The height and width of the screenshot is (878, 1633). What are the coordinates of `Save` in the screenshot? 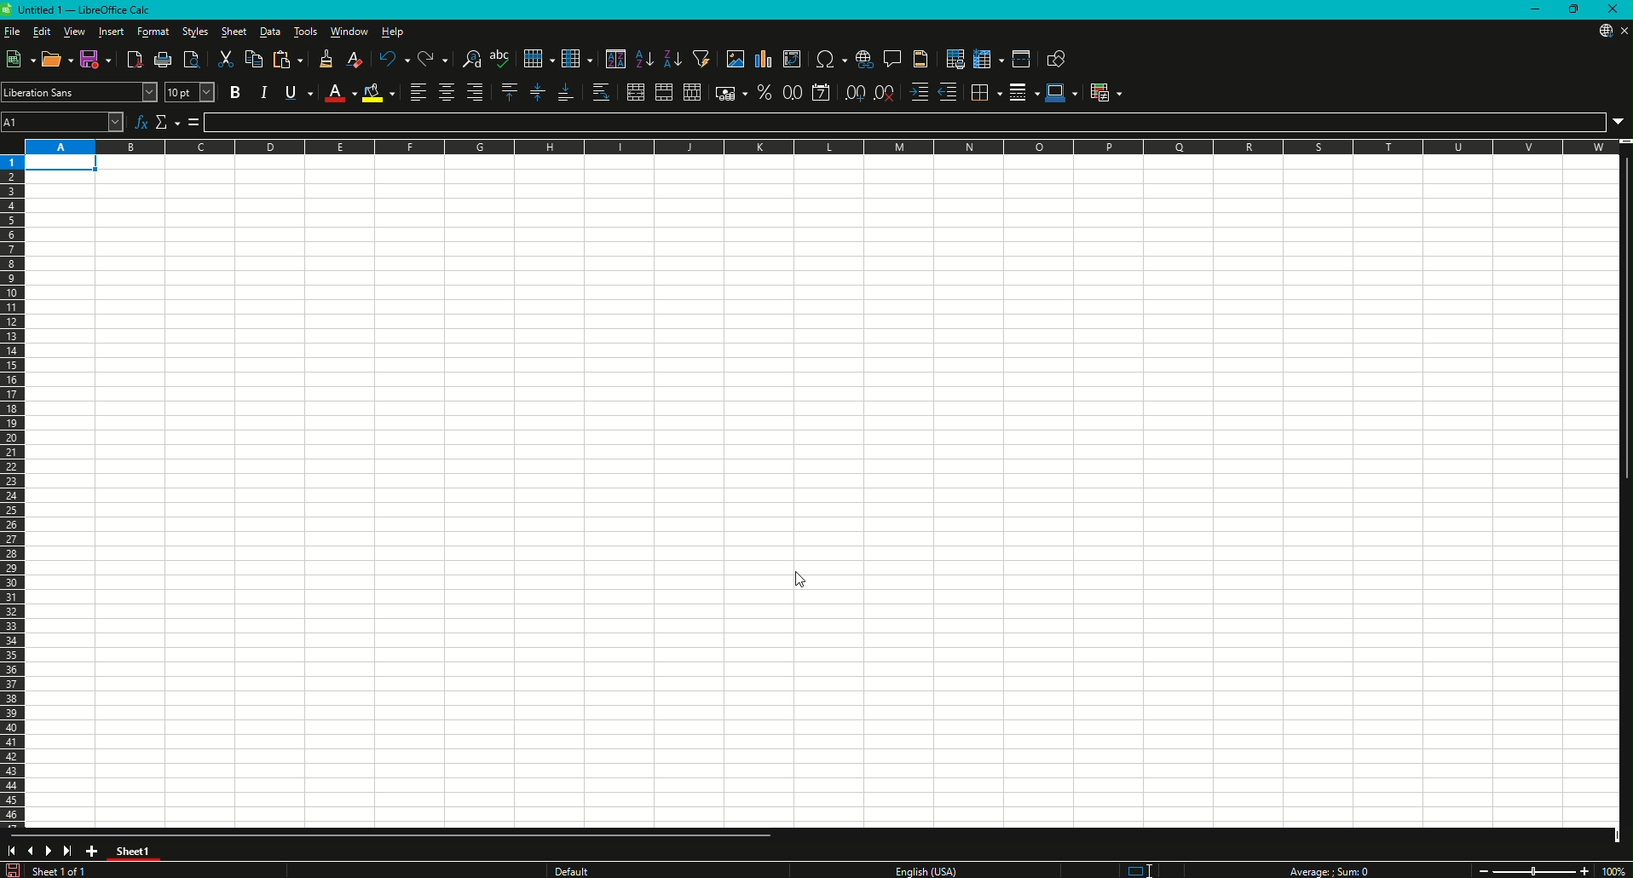 It's located at (97, 59).